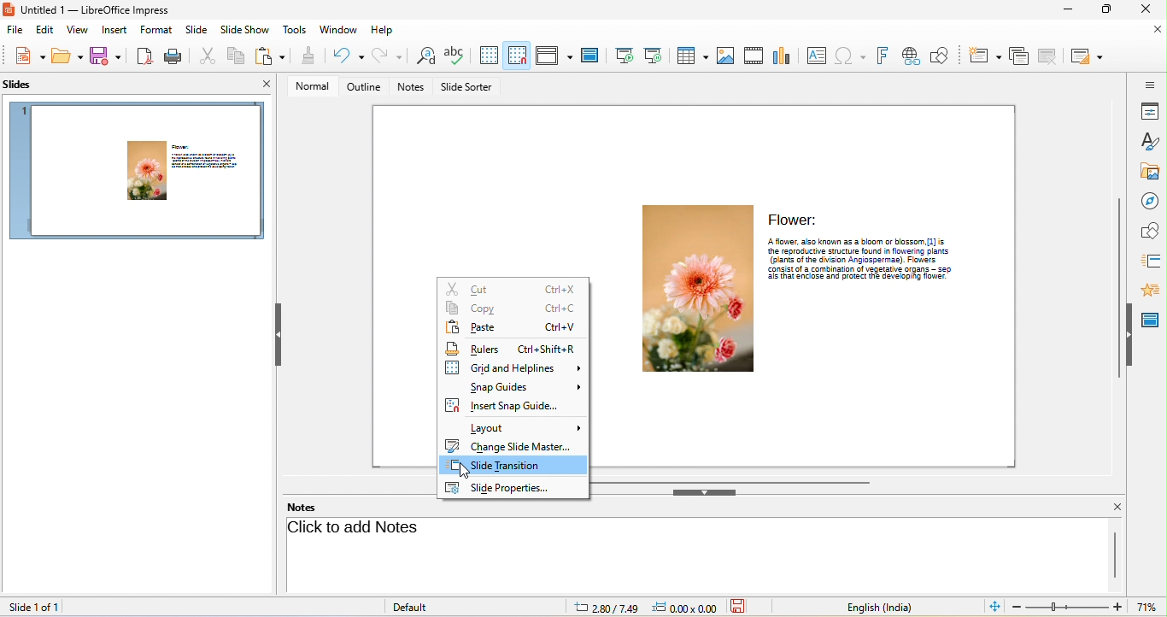  What do you see at coordinates (468, 472) in the screenshot?
I see `cursor movement` at bounding box center [468, 472].